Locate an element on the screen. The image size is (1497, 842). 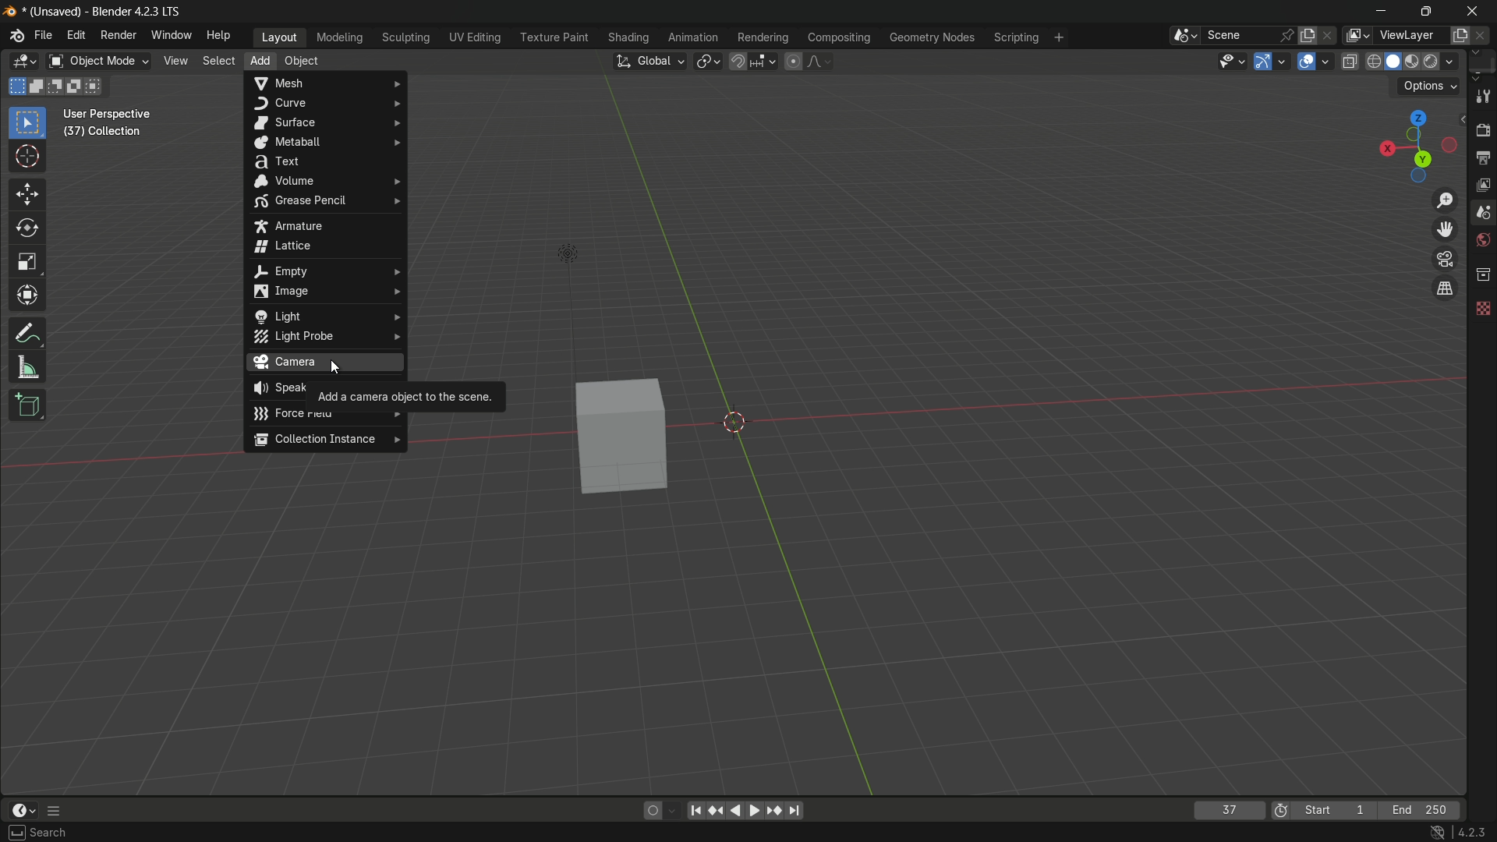
jump keyframe is located at coordinates (775, 810).